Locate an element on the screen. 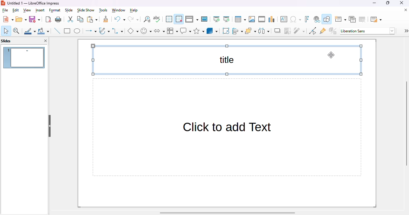  lines and arrows is located at coordinates (90, 31).